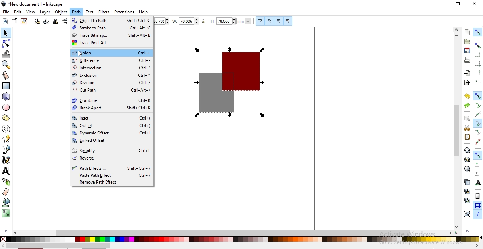 The height and width of the screenshot is (249, 483). What do you see at coordinates (478, 196) in the screenshot?
I see `snap to page border` at bounding box center [478, 196].